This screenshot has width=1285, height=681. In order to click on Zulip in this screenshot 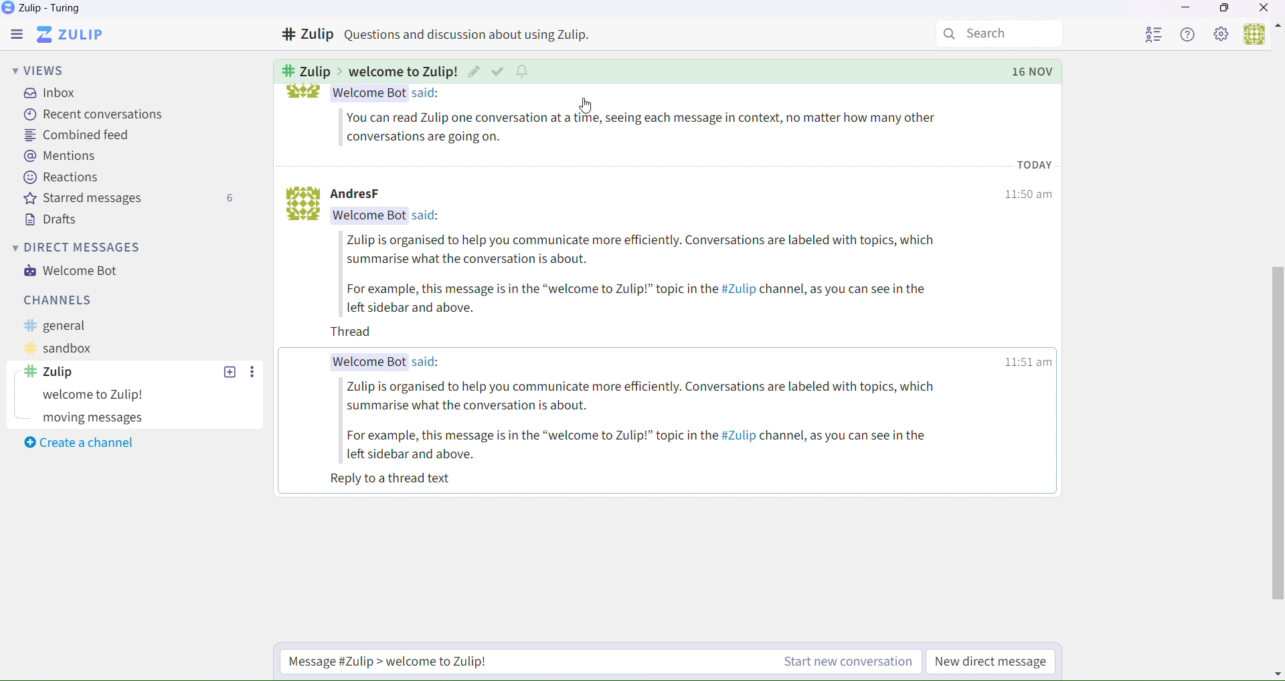, I will do `click(46, 10)`.